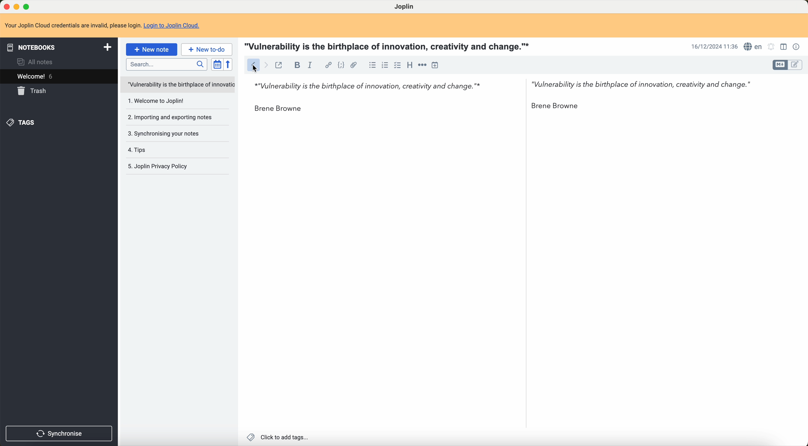 The height and width of the screenshot is (446, 808). What do you see at coordinates (326, 65) in the screenshot?
I see `hyperlink` at bounding box center [326, 65].